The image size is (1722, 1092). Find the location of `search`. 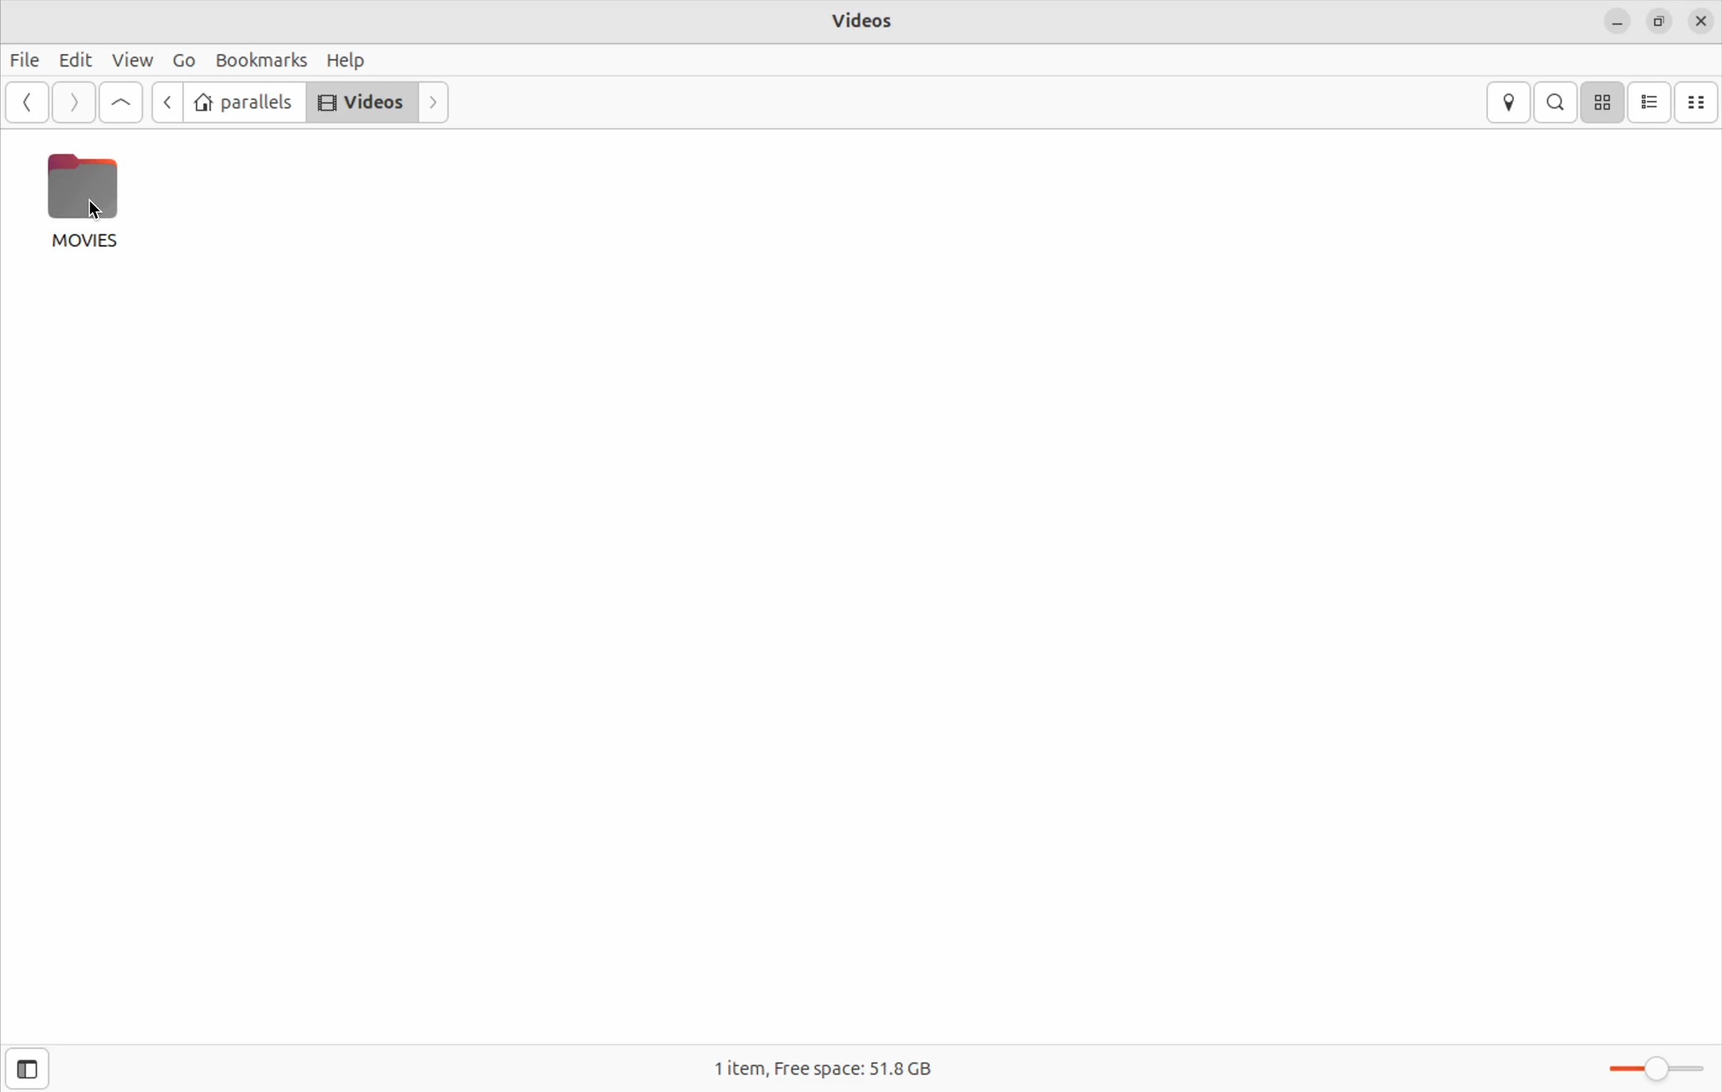

search is located at coordinates (1555, 101).